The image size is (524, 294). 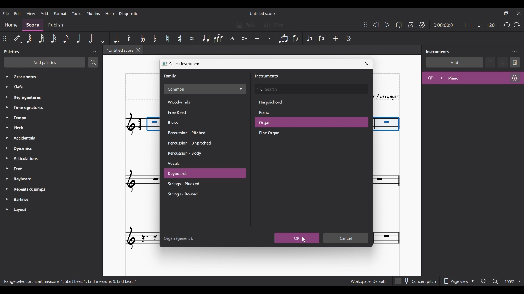 What do you see at coordinates (53, 38) in the screenshot?
I see `16th note` at bounding box center [53, 38].